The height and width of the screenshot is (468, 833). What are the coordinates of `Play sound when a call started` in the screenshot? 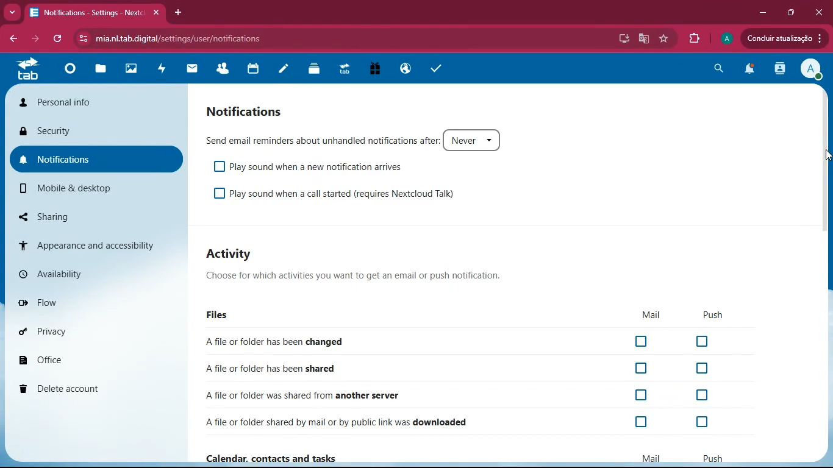 It's located at (341, 196).